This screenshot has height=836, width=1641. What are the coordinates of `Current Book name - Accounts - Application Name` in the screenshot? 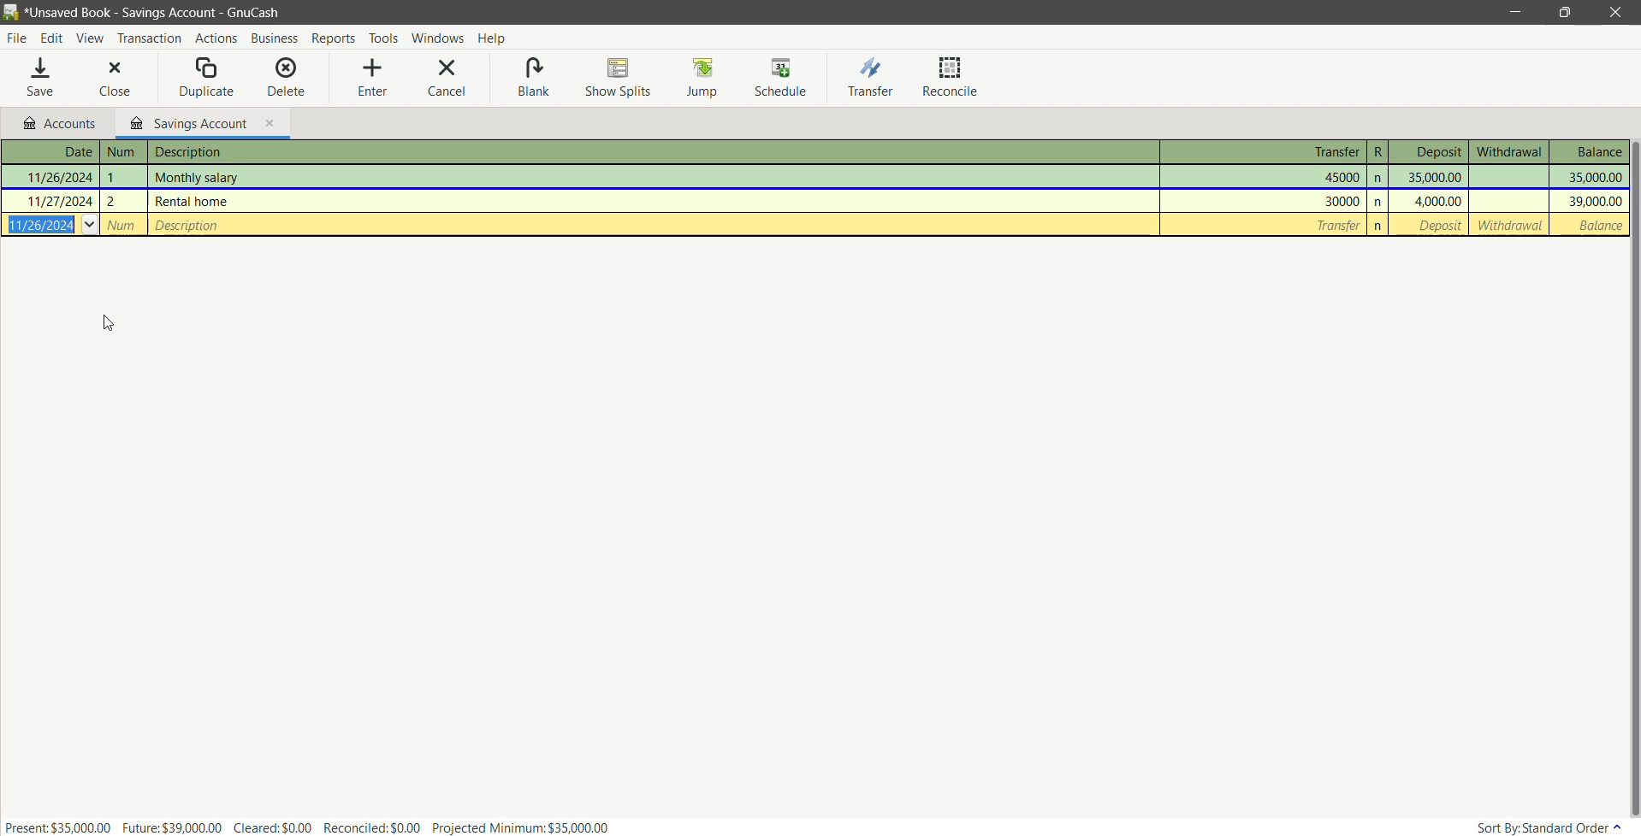 It's located at (163, 12).